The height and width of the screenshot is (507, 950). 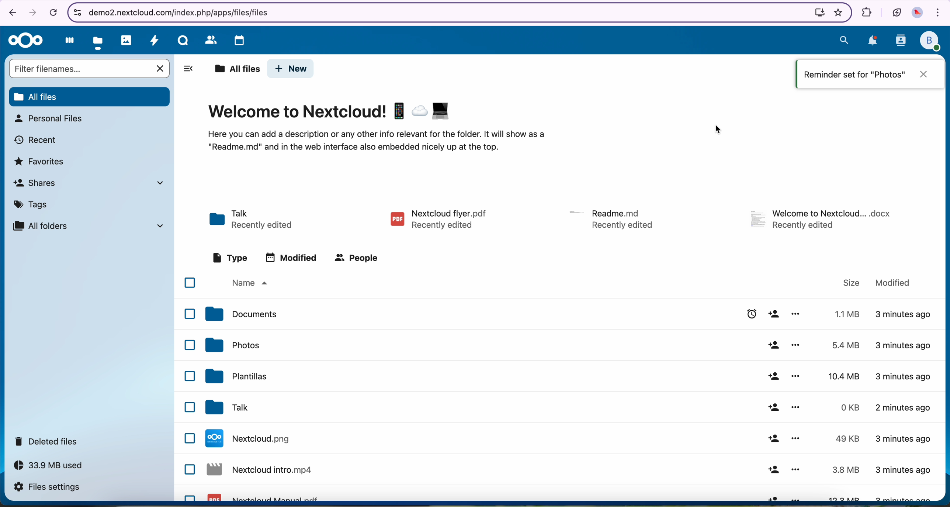 What do you see at coordinates (901, 497) in the screenshot?
I see `3 minutes ago` at bounding box center [901, 497].